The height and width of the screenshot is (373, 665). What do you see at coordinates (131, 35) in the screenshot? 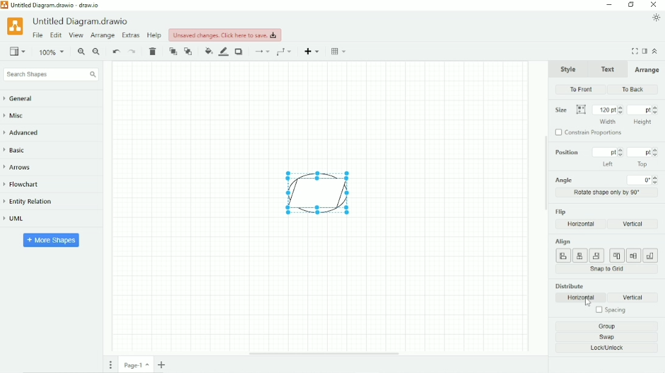
I see `Extras` at bounding box center [131, 35].